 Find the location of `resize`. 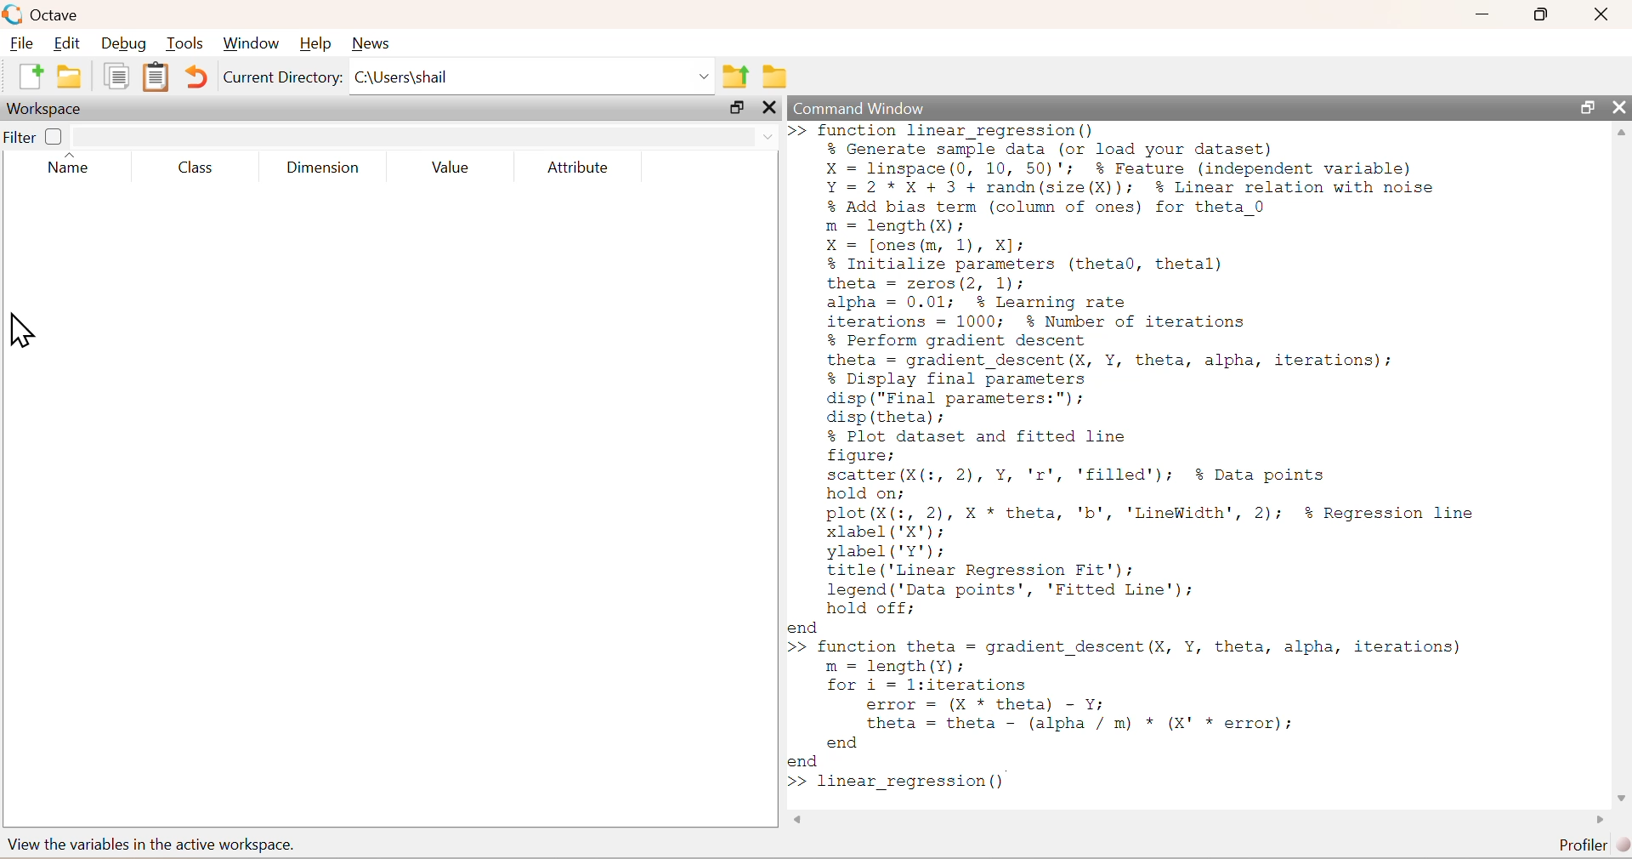

resize is located at coordinates (738, 107).